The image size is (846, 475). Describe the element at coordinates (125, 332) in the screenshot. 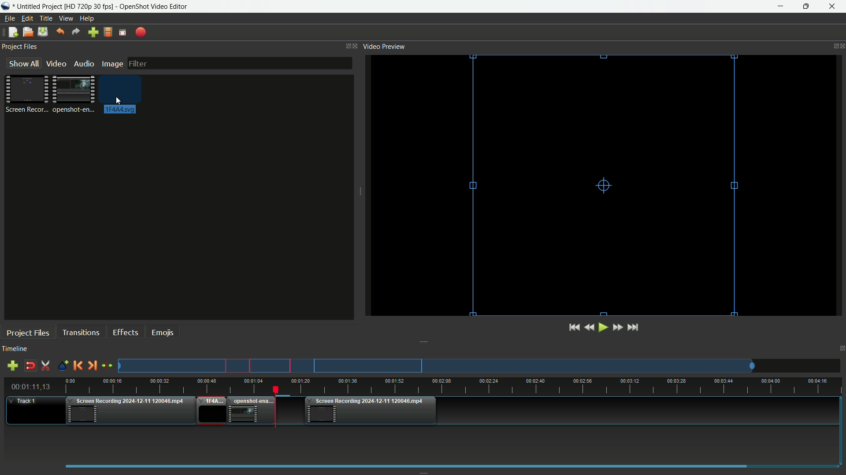

I see `Effects` at that location.